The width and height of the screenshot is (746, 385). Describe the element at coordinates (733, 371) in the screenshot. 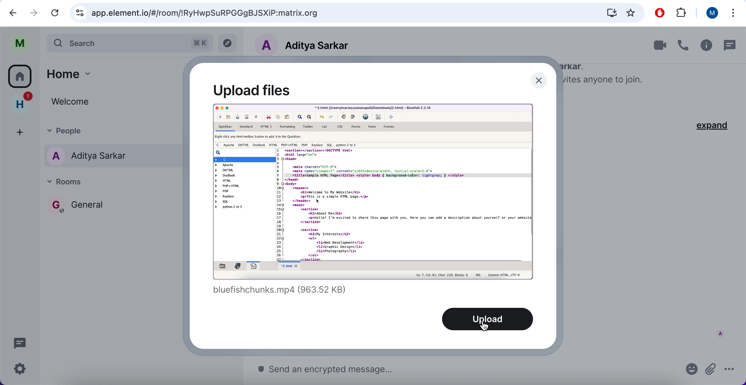

I see `options` at that location.